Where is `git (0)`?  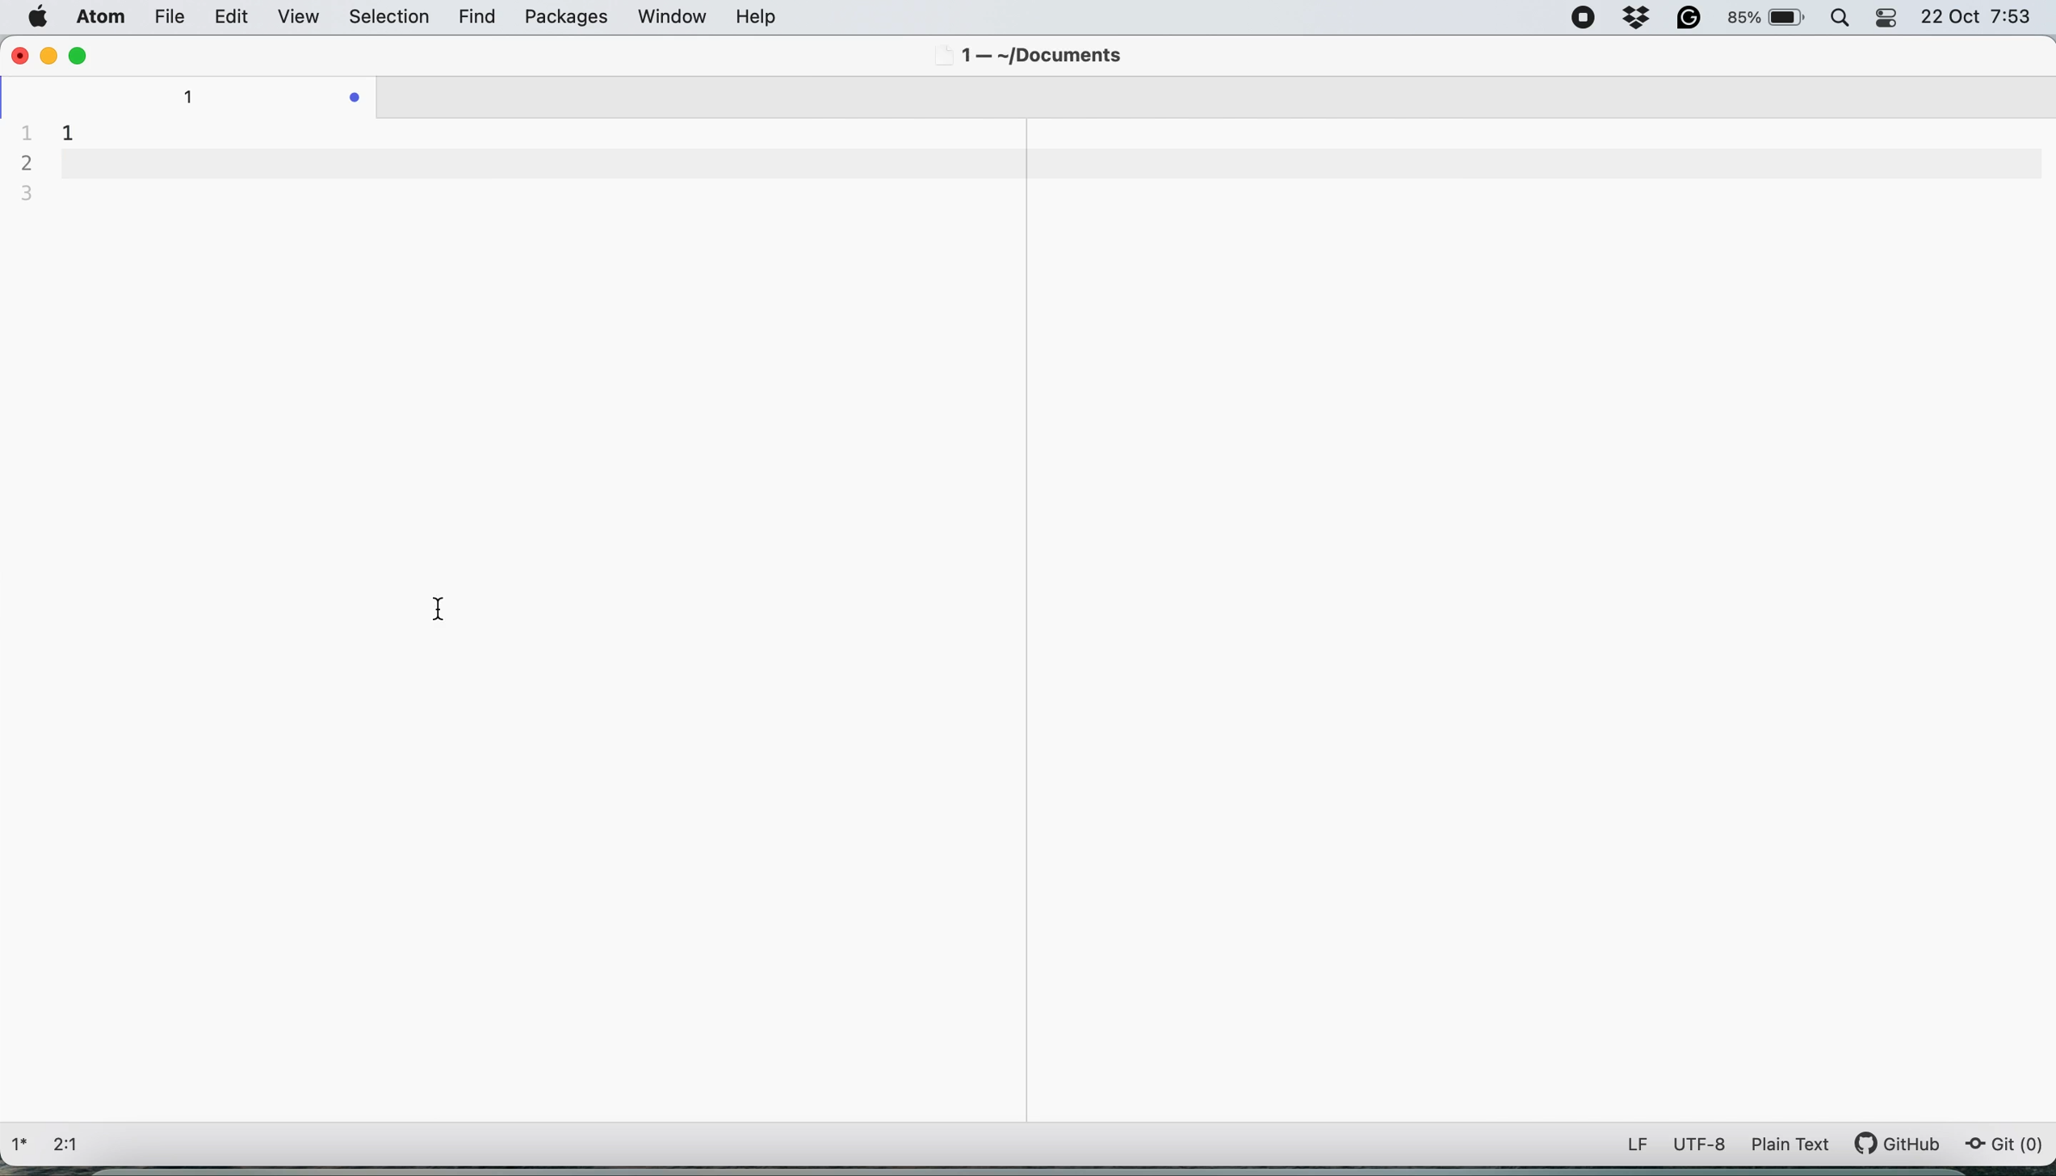 git (0) is located at coordinates (2004, 1145).